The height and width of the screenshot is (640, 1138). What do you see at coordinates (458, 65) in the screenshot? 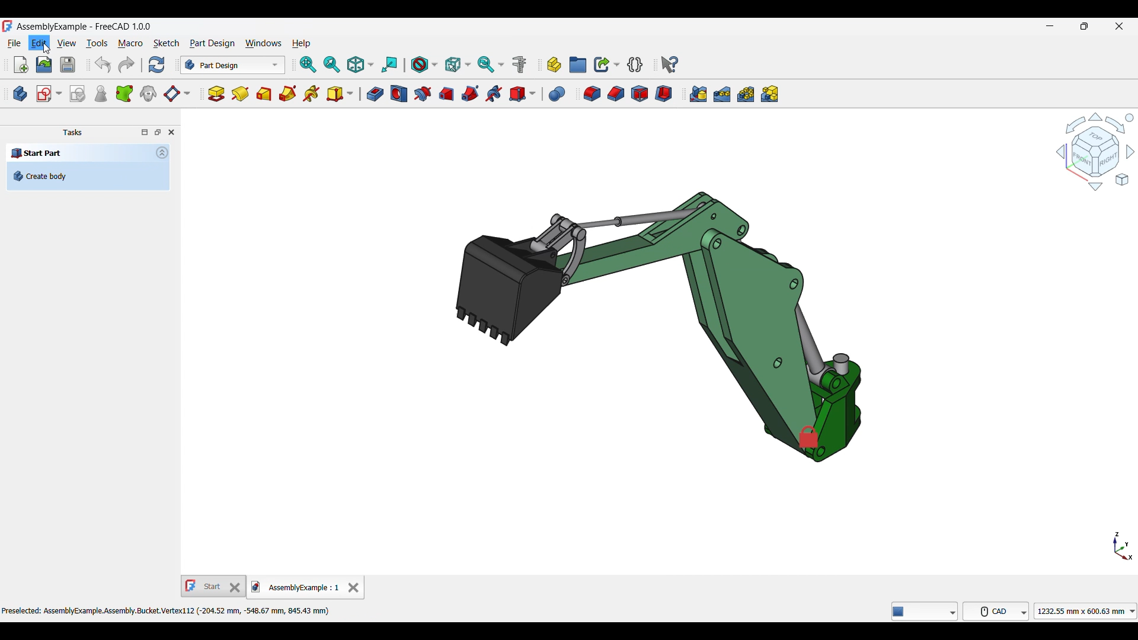
I see `Selection filter options` at bounding box center [458, 65].